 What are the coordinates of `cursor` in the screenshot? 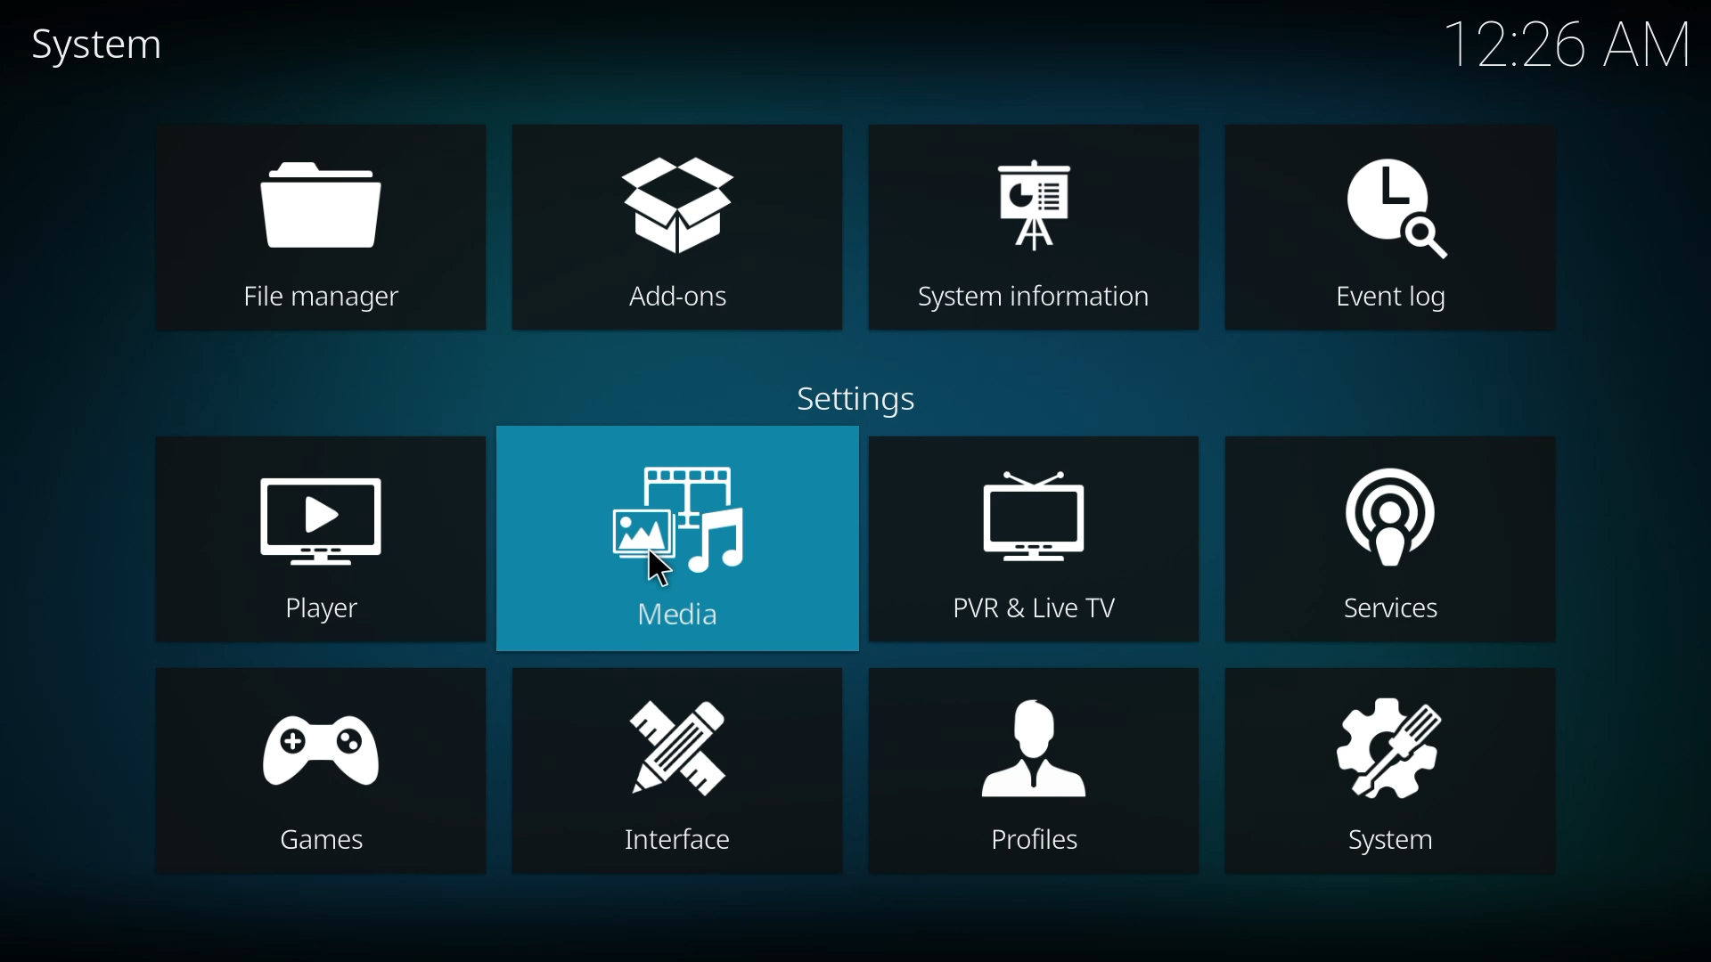 It's located at (660, 570).